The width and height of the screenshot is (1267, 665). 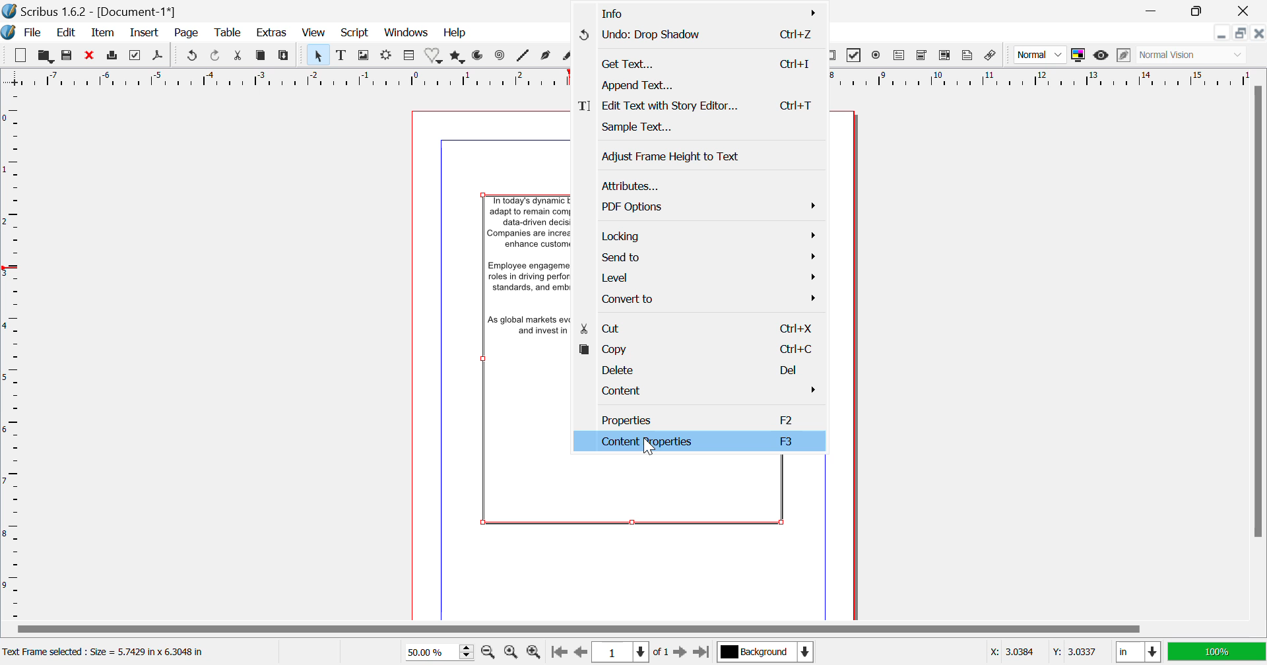 I want to click on Table, so click(x=228, y=34).